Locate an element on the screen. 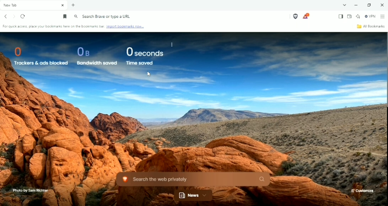  Reload this page is located at coordinates (23, 17).